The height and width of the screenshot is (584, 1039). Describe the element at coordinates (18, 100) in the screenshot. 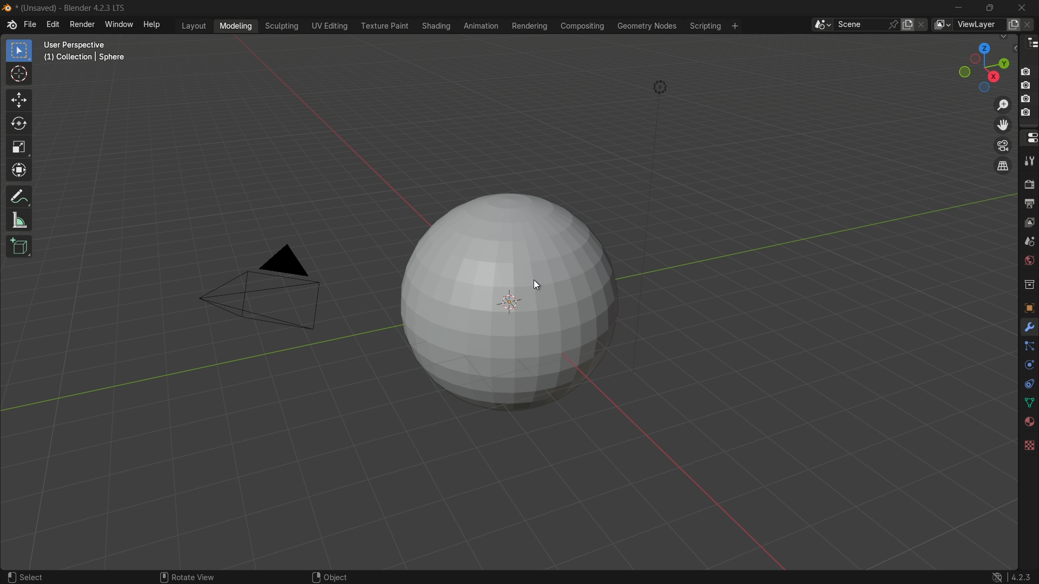

I see `move` at that location.